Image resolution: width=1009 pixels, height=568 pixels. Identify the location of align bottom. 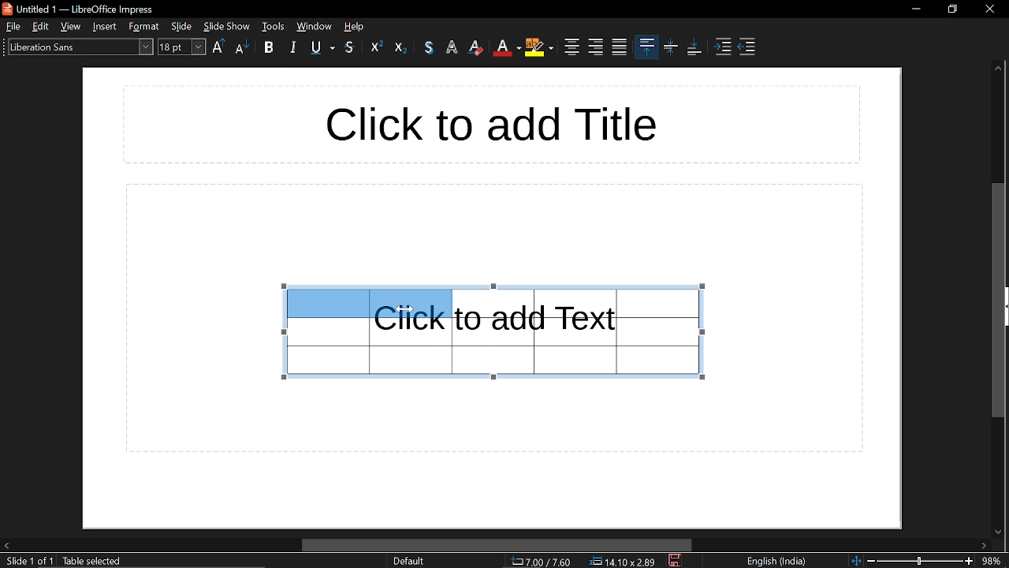
(694, 47).